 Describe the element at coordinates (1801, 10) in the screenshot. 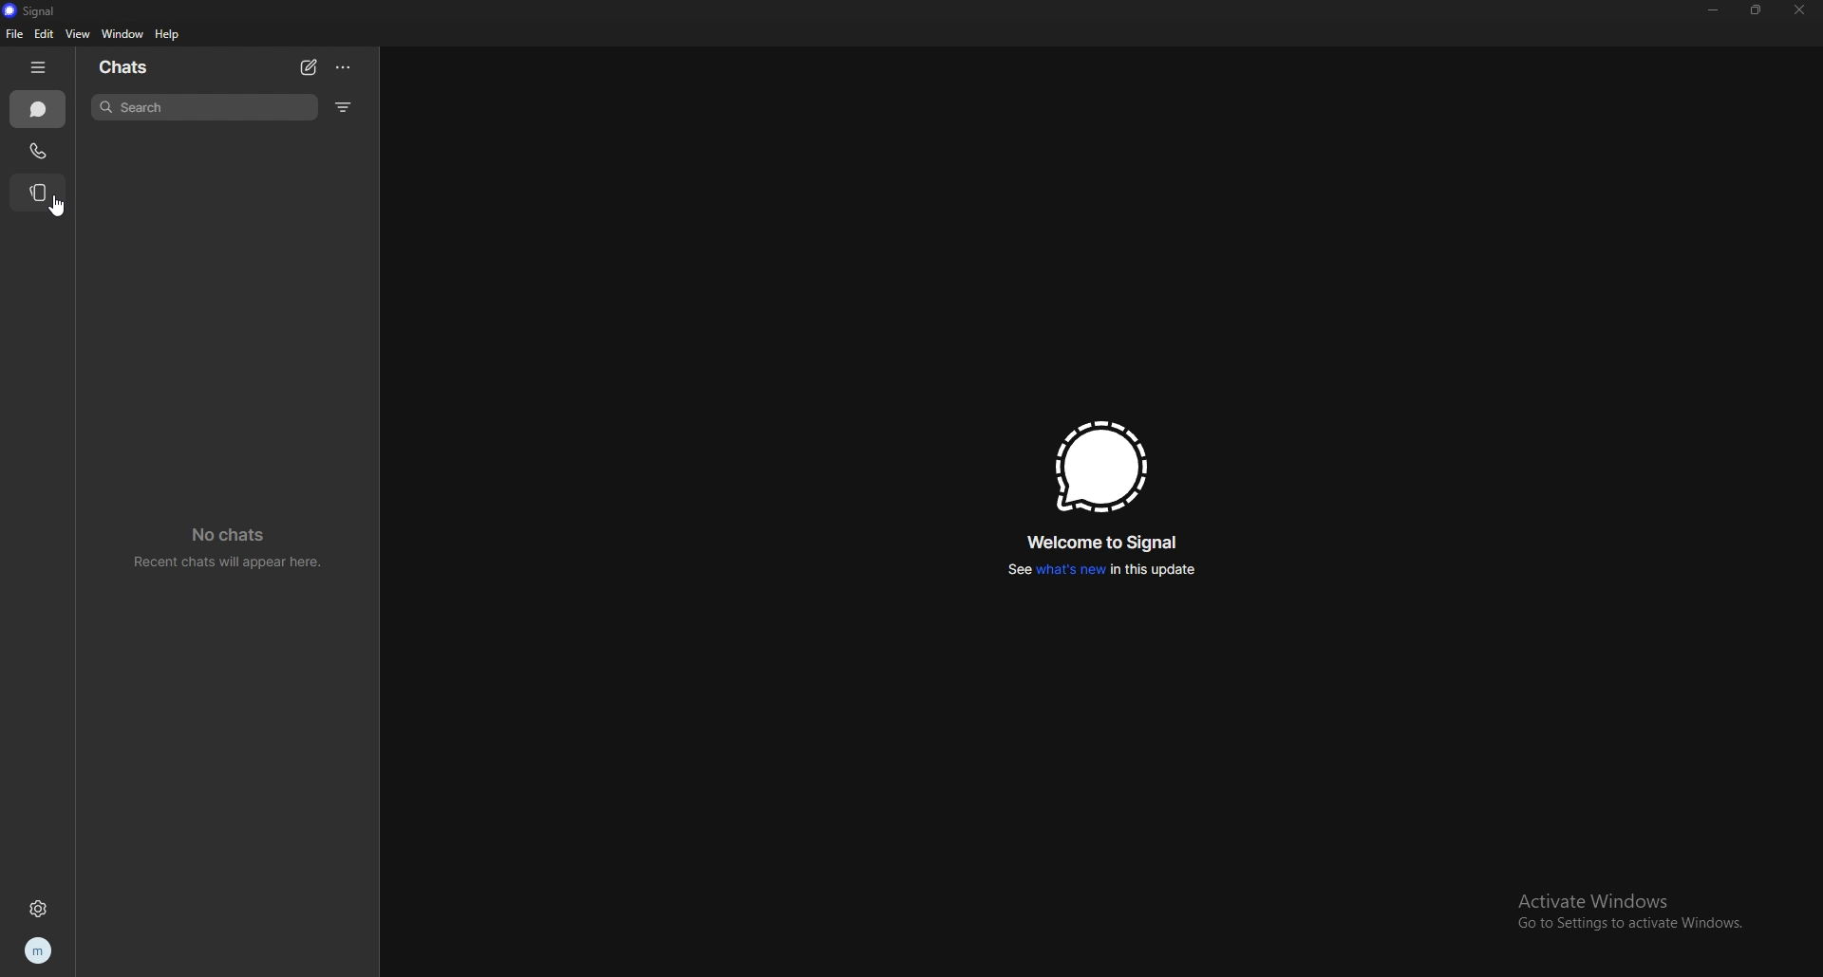

I see `close` at that location.